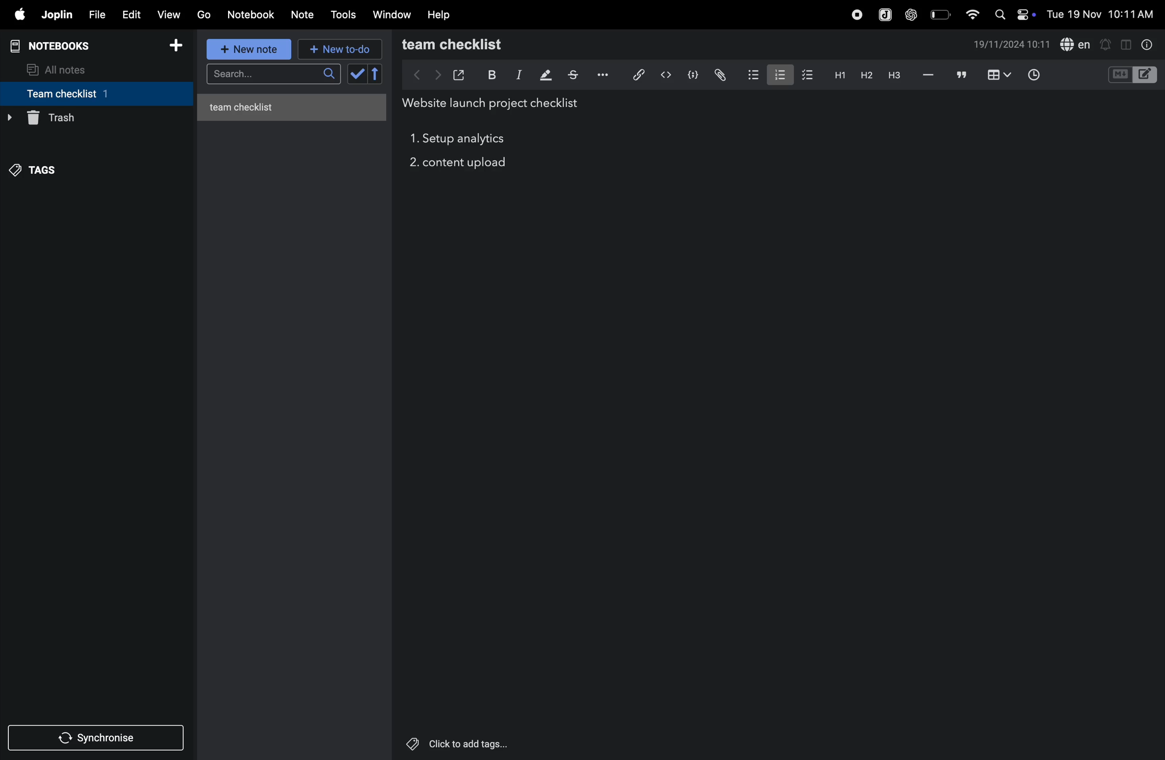  I want to click on highlight, so click(544, 75).